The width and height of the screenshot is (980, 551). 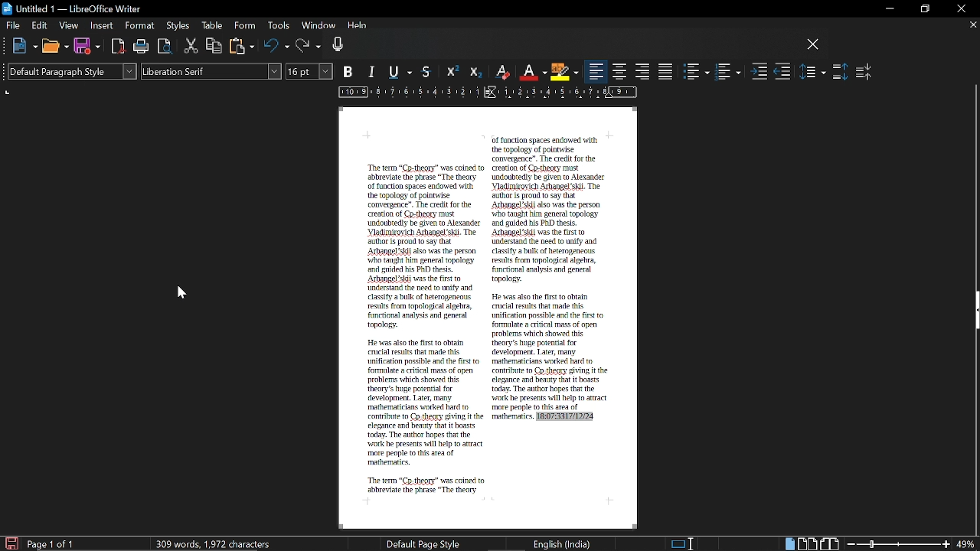 What do you see at coordinates (87, 47) in the screenshot?
I see `Save` at bounding box center [87, 47].